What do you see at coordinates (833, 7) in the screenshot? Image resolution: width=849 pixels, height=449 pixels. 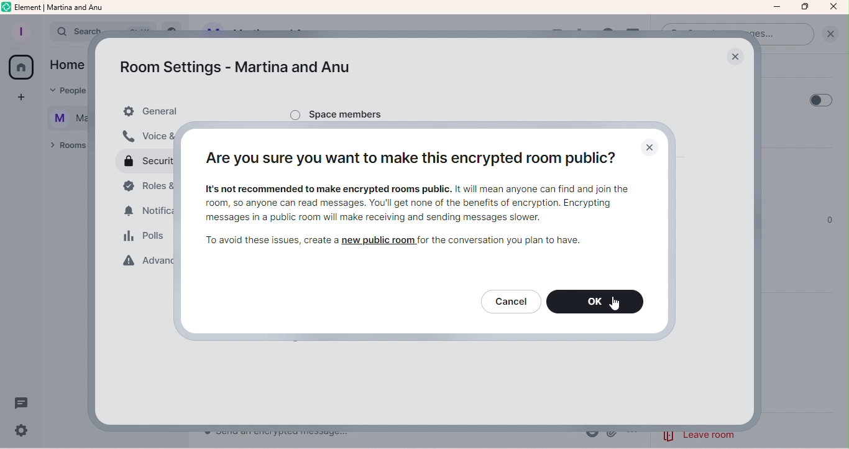 I see `Close icon` at bounding box center [833, 7].